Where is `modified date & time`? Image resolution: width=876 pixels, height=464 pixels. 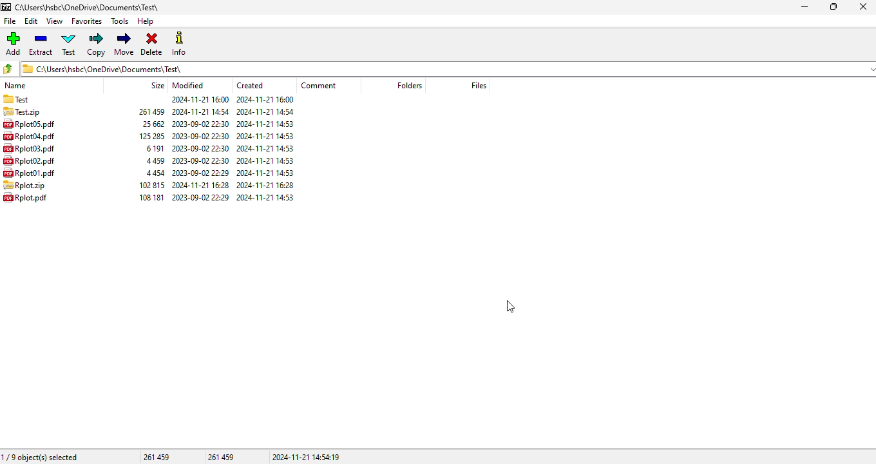
modified date & time is located at coordinates (200, 197).